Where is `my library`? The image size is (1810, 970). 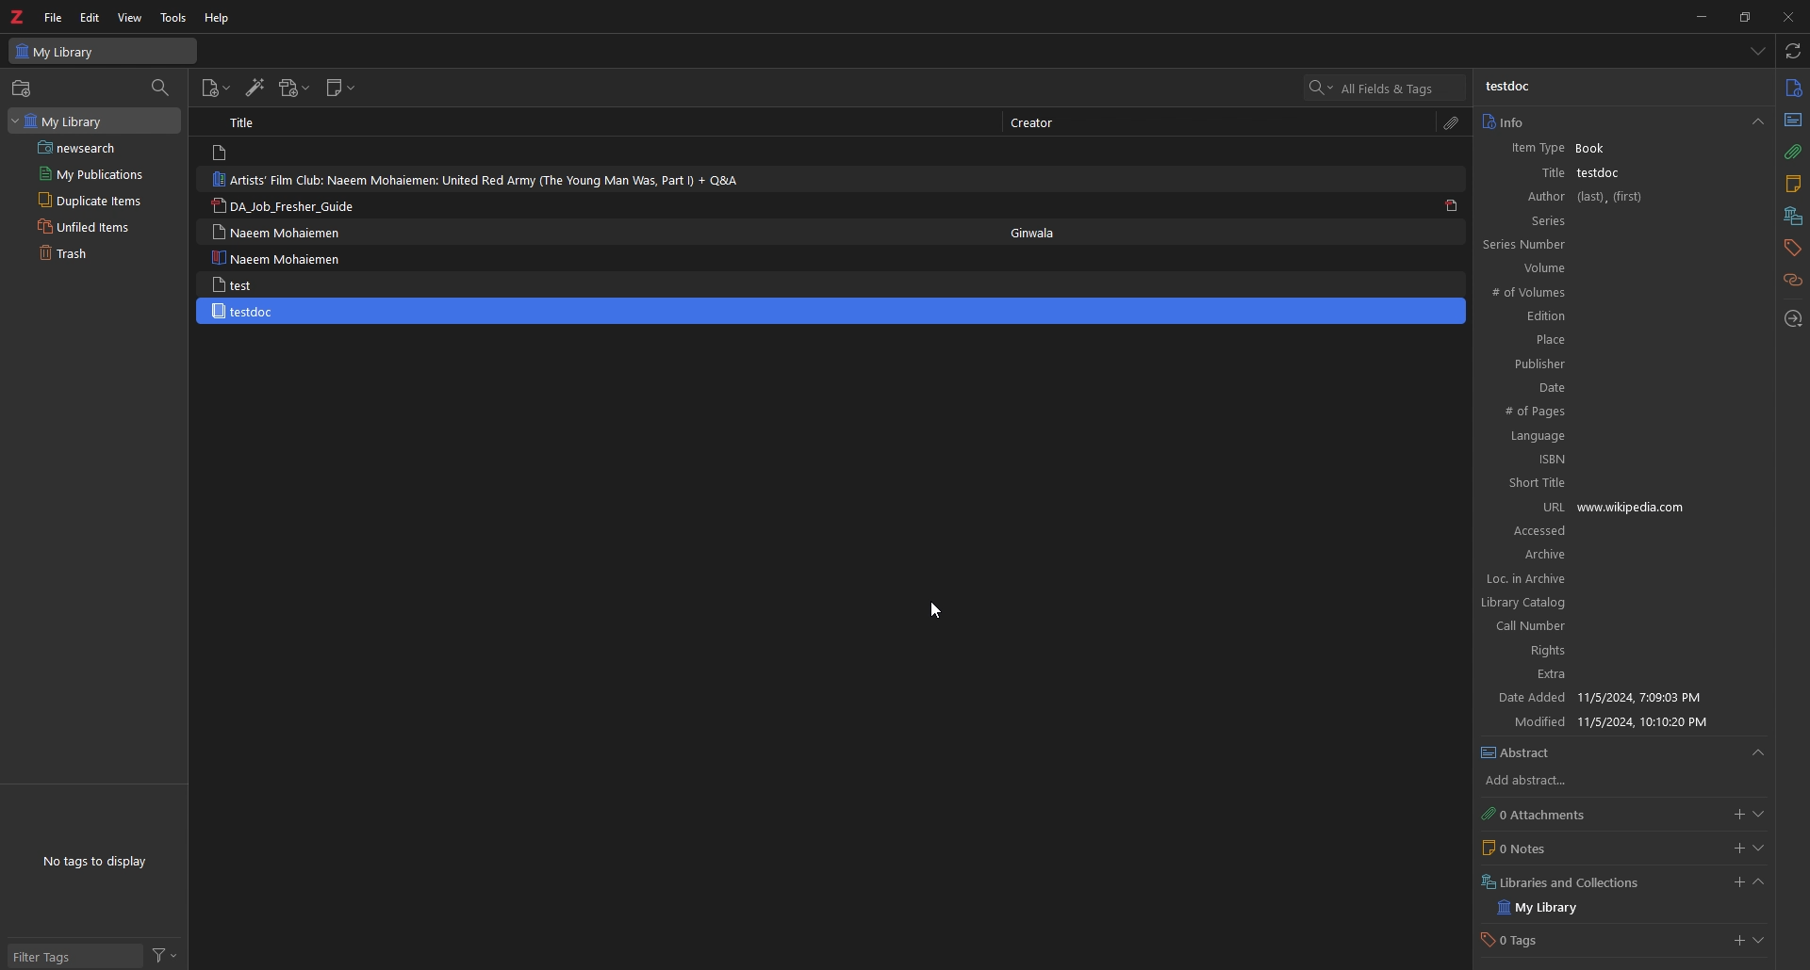 my library is located at coordinates (94, 121).